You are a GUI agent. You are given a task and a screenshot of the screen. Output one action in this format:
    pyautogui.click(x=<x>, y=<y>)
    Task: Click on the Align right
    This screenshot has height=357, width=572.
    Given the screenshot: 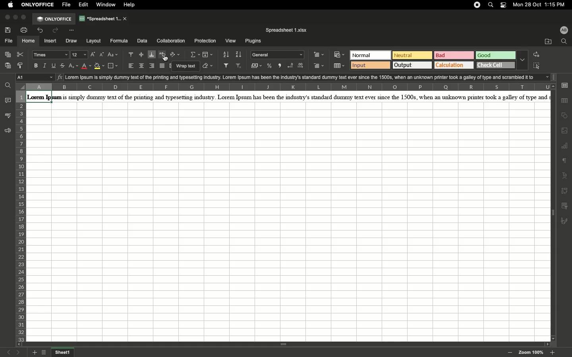 What is the action you would take?
    pyautogui.click(x=153, y=66)
    